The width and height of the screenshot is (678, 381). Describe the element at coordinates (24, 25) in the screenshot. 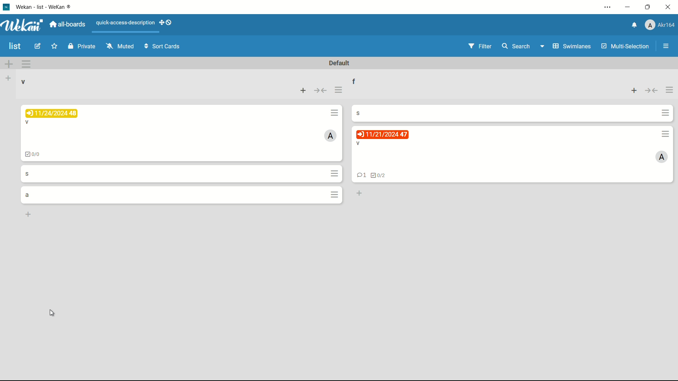

I see `wekan logo` at that location.